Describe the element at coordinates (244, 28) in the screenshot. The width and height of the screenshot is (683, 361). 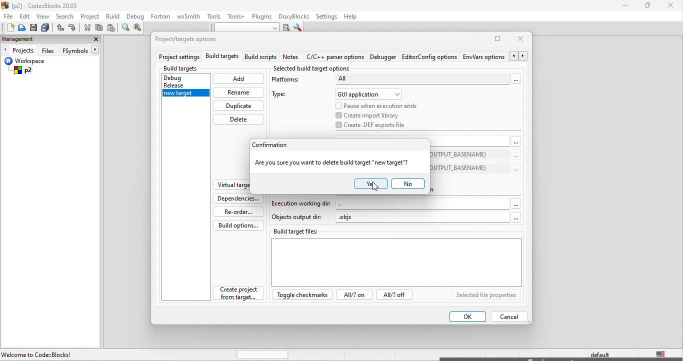
I see `text to search` at that location.